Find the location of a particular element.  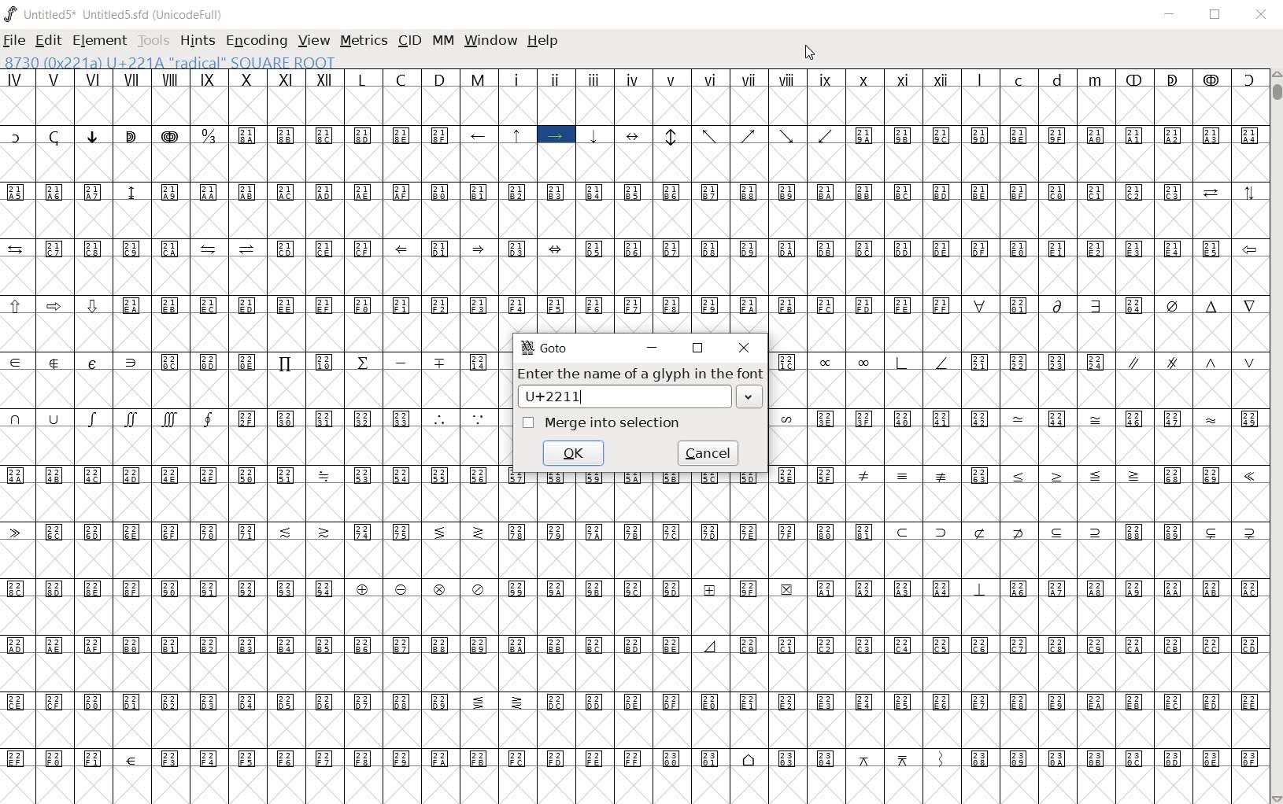

MINIMIZE is located at coordinates (653, 348).